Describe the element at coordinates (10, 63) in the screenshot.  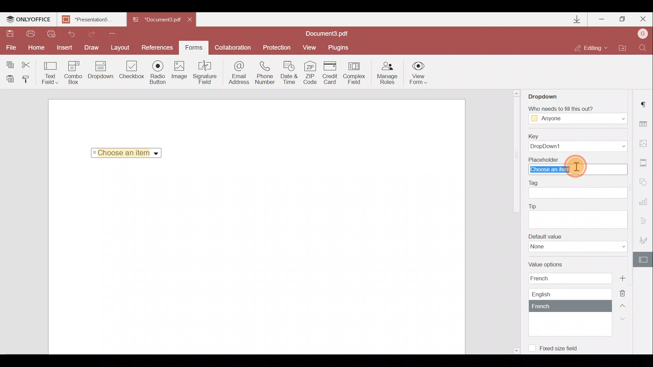
I see `Copy` at that location.